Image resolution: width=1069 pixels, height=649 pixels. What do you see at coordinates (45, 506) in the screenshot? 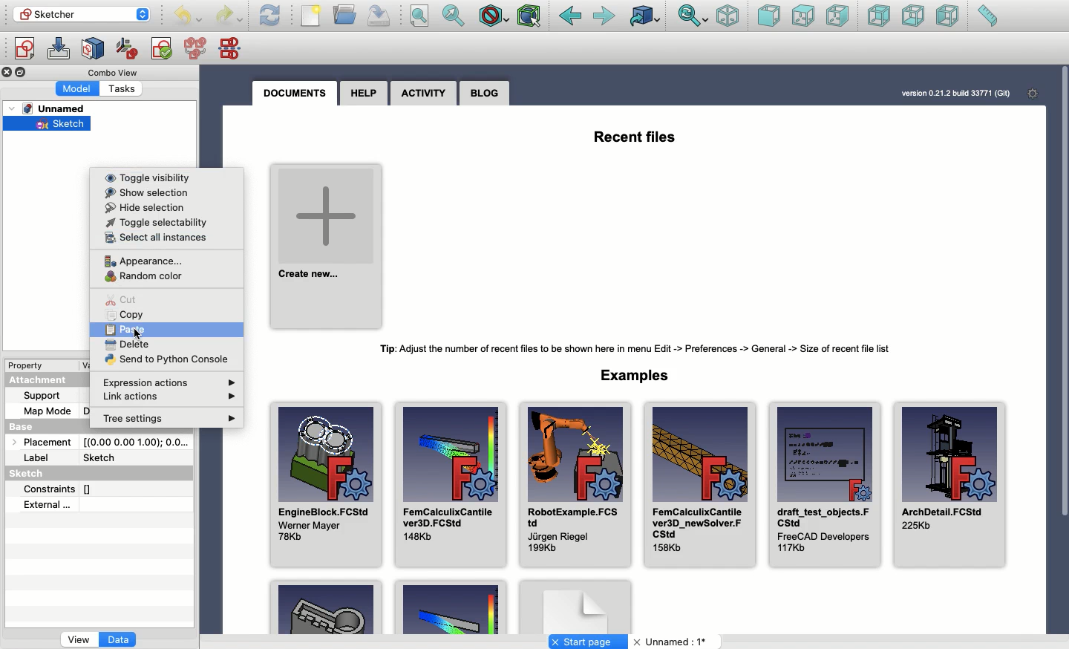
I see `External` at bounding box center [45, 506].